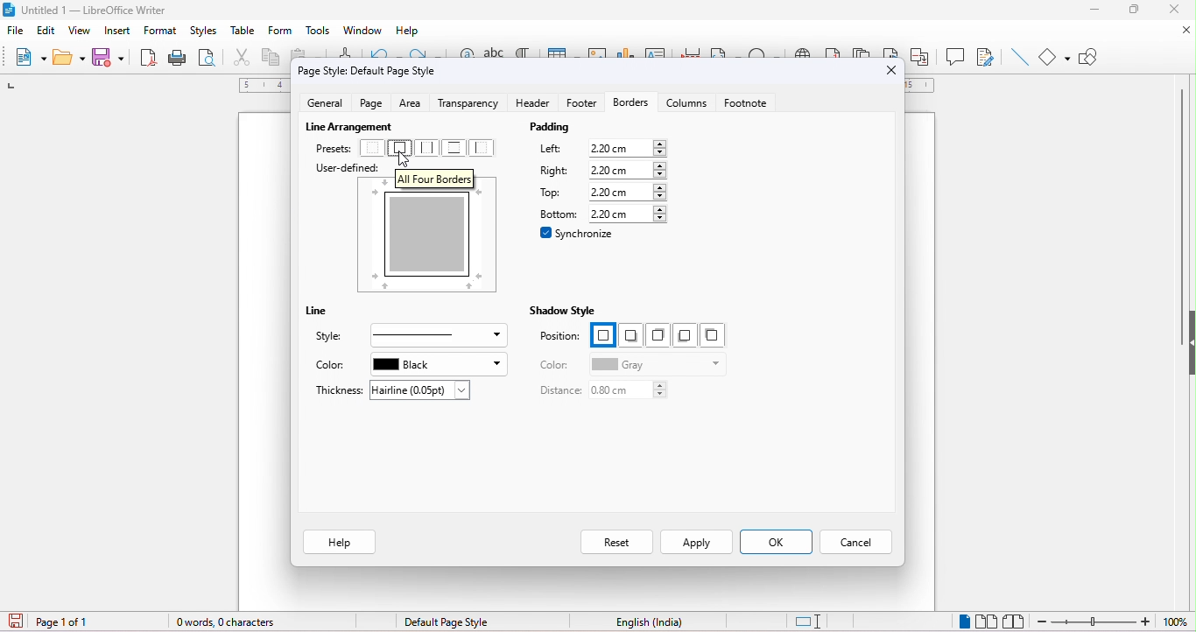  Describe the element at coordinates (340, 167) in the screenshot. I see `user defined` at that location.